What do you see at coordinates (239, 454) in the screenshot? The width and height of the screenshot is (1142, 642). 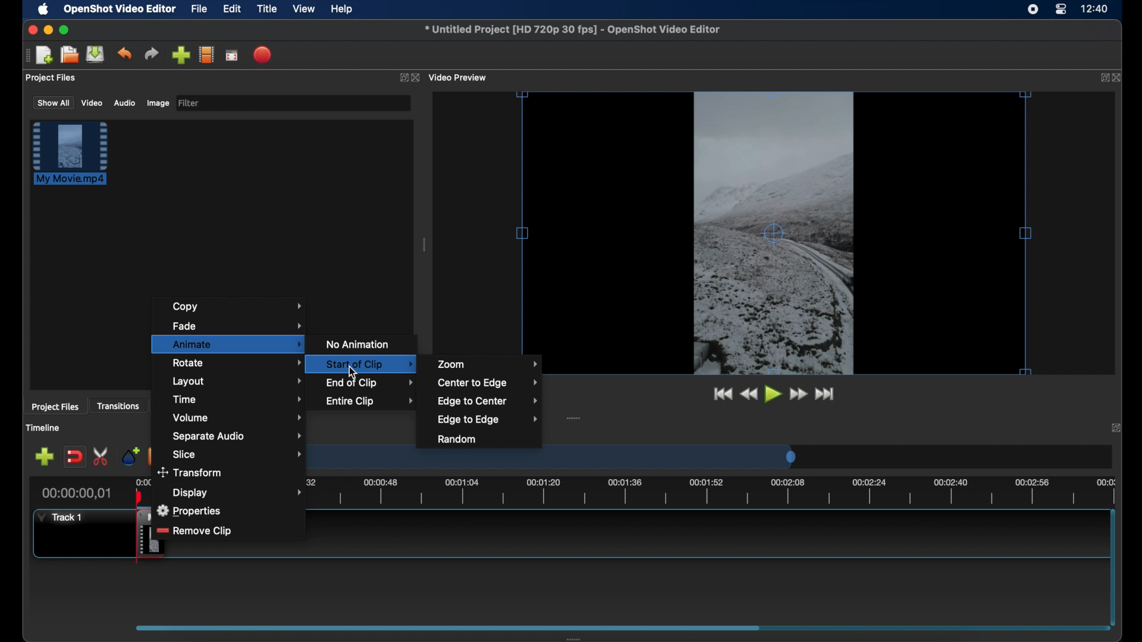 I see `slice menu` at bounding box center [239, 454].